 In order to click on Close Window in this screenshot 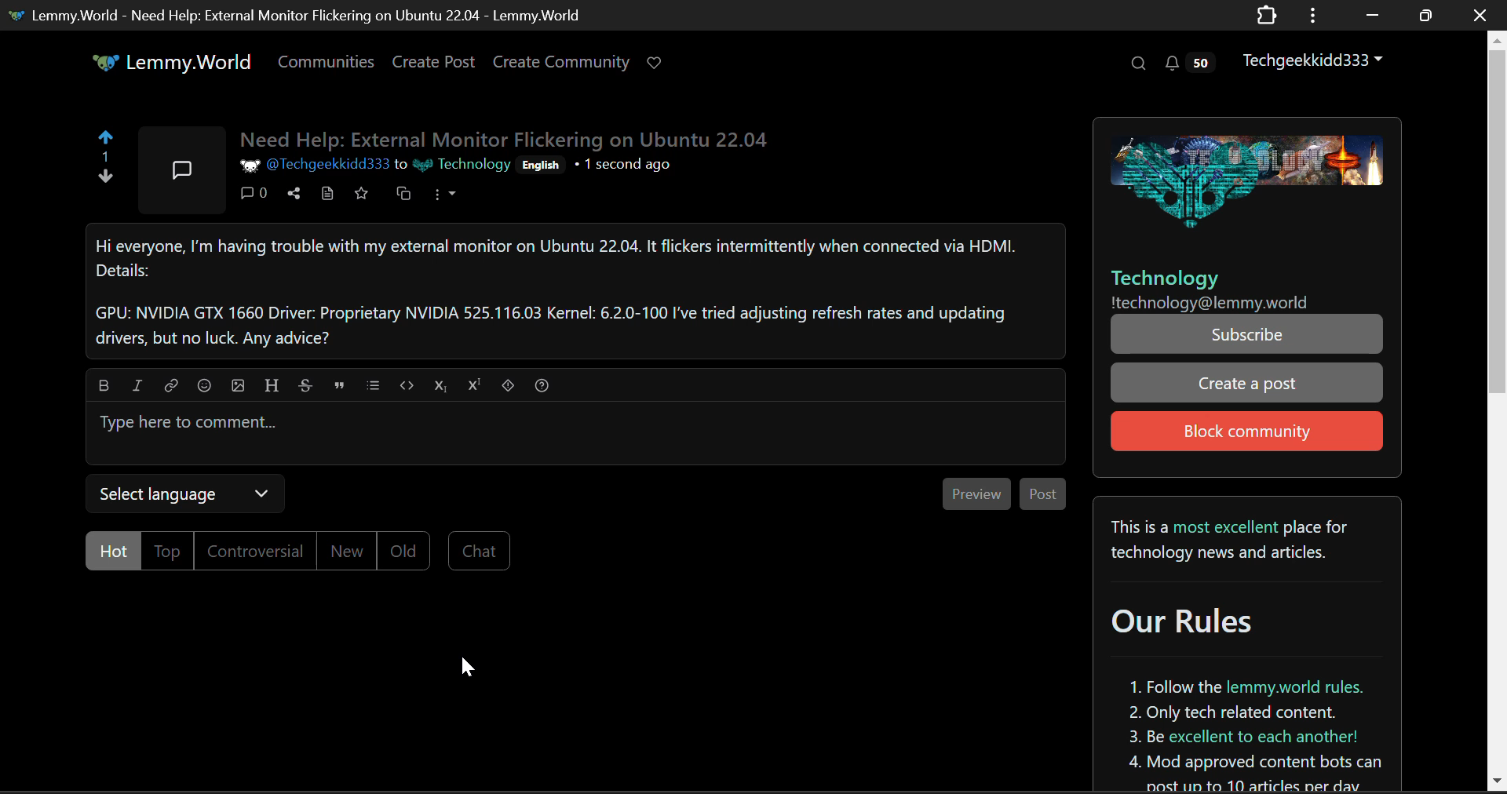, I will do `click(1482, 14)`.